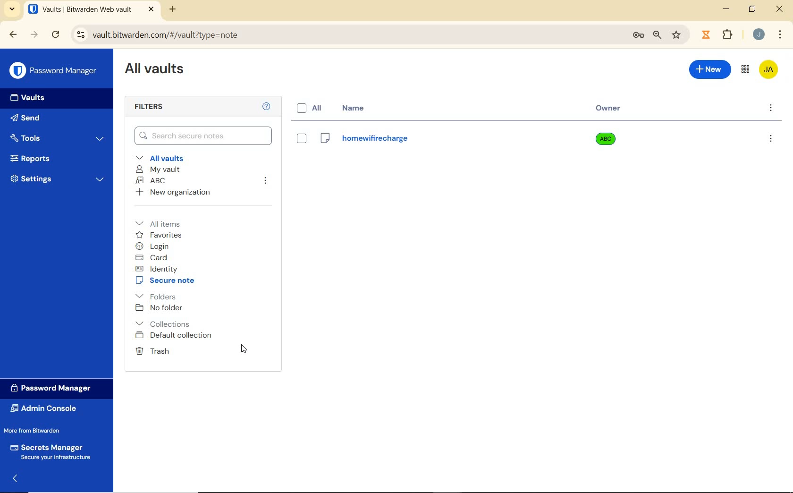 The width and height of the screenshot is (793, 493). I want to click on New, so click(710, 71).